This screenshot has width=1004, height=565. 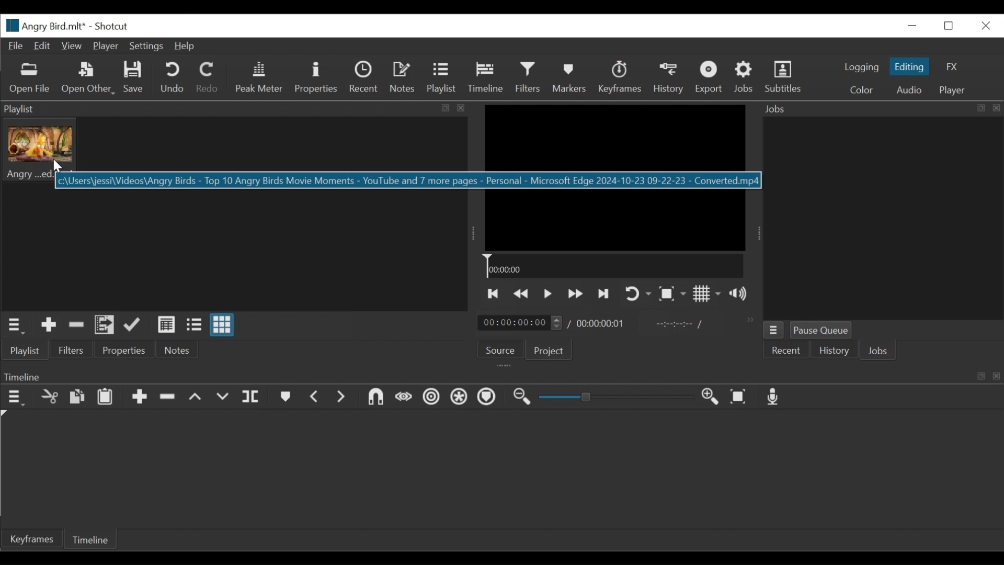 I want to click on Pause Queue, so click(x=820, y=330).